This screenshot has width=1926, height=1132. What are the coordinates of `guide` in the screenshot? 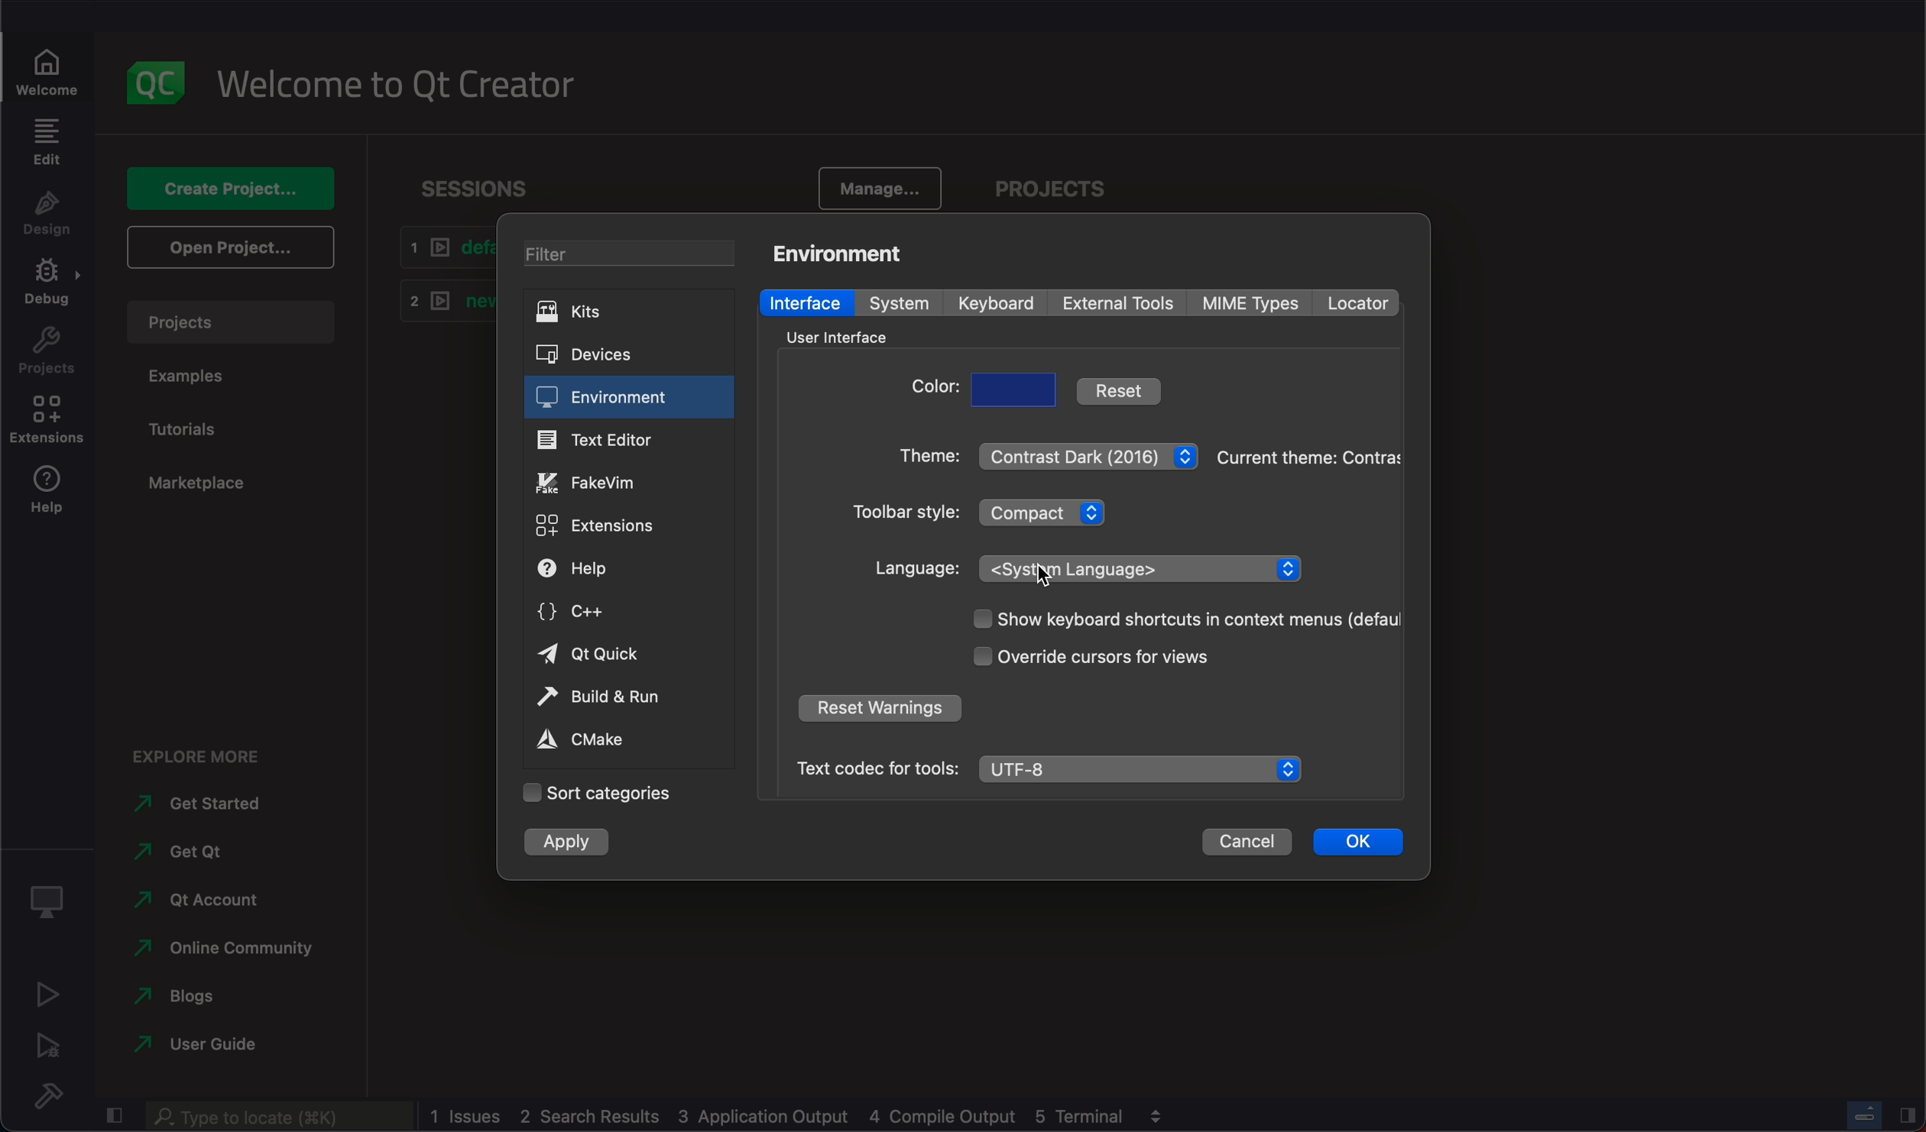 It's located at (191, 1045).